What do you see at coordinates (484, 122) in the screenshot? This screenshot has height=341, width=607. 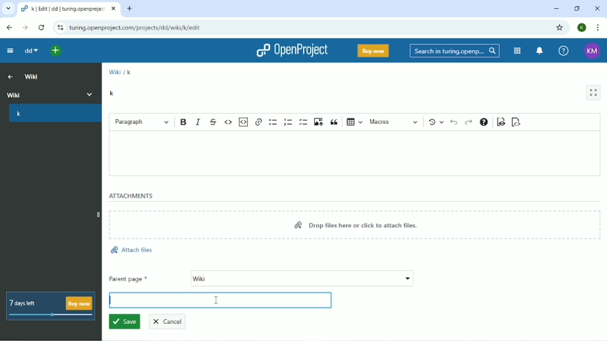 I see `Text formatting help` at bounding box center [484, 122].